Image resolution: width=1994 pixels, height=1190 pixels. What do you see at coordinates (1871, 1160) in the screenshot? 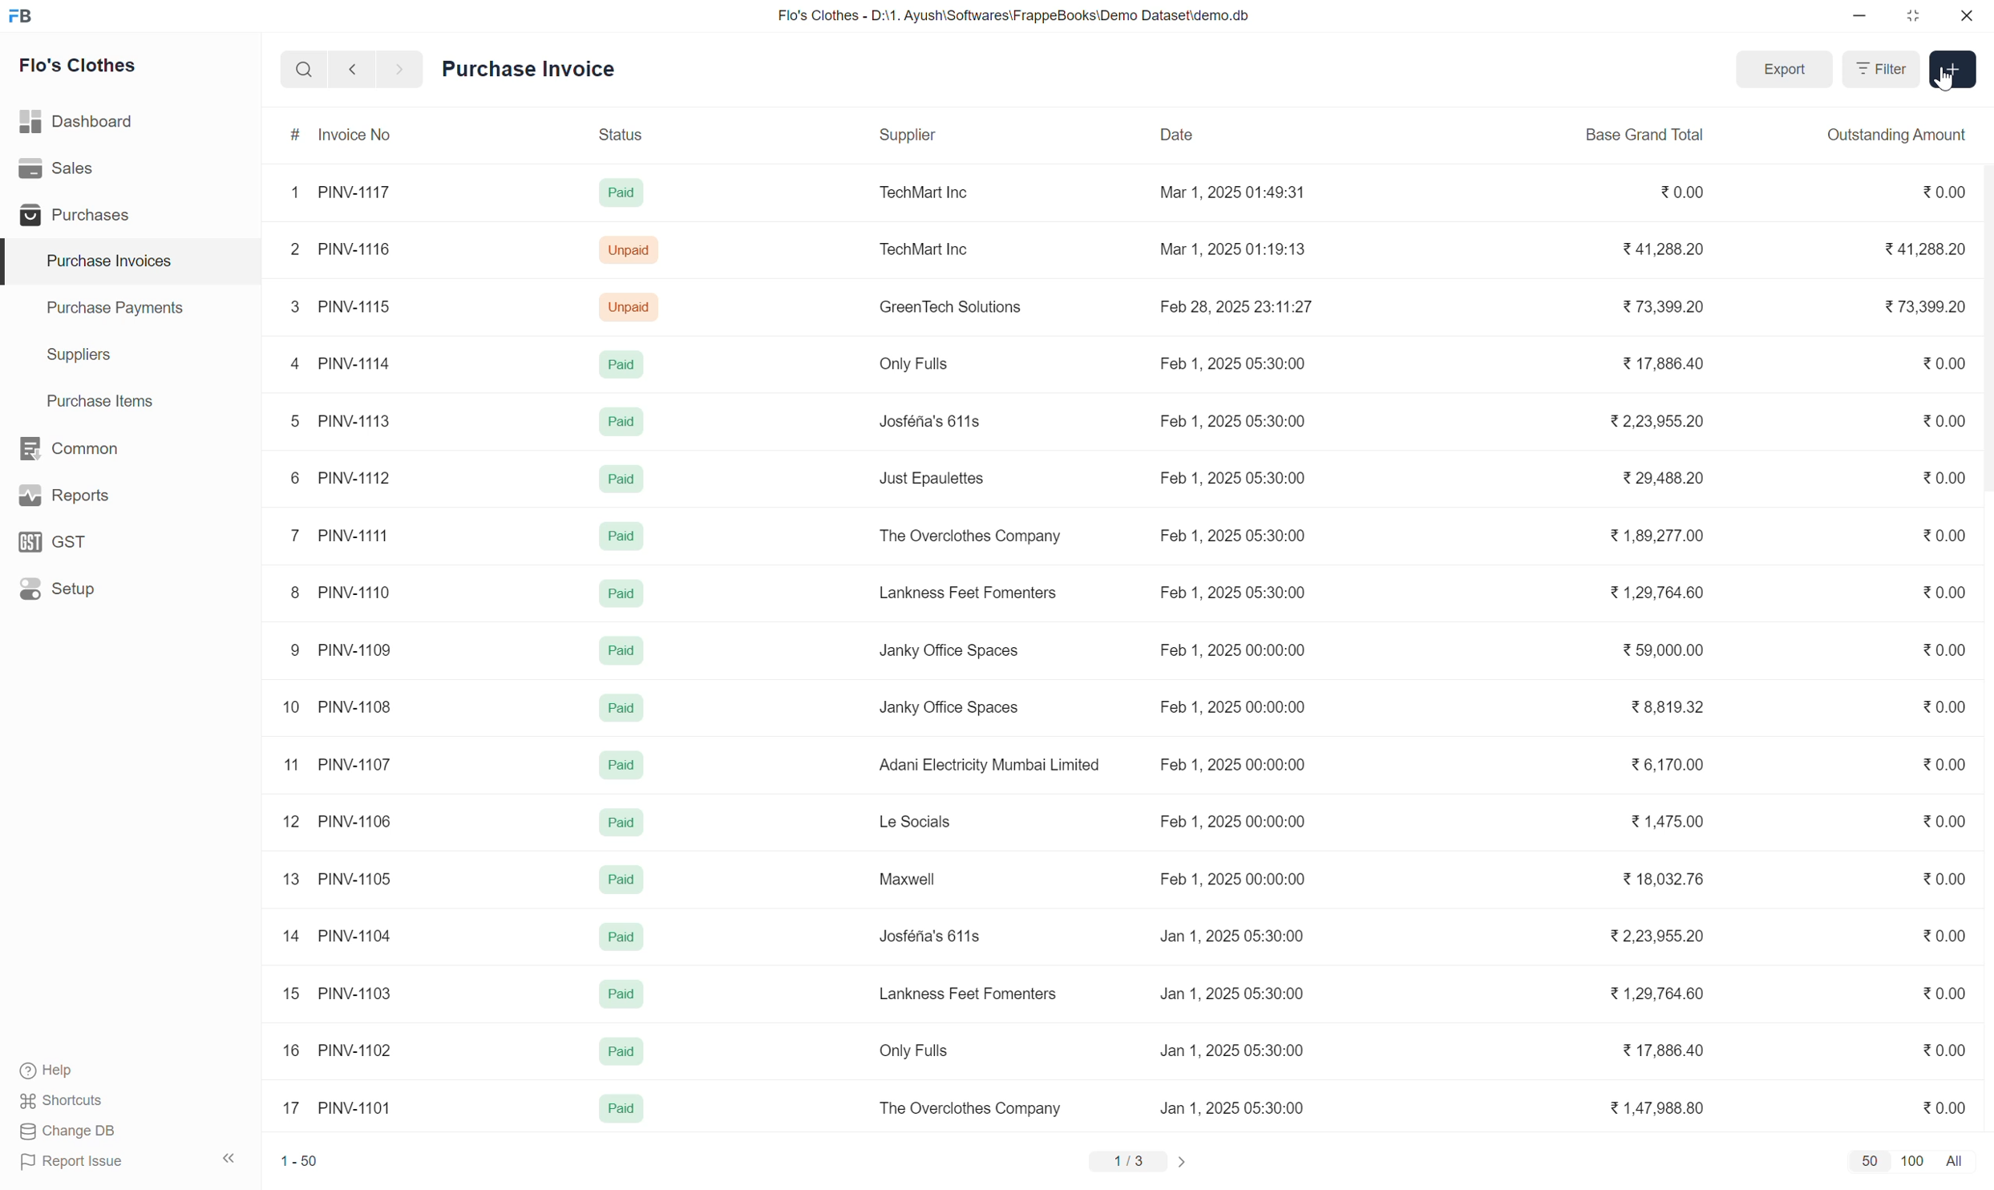
I see `50` at bounding box center [1871, 1160].